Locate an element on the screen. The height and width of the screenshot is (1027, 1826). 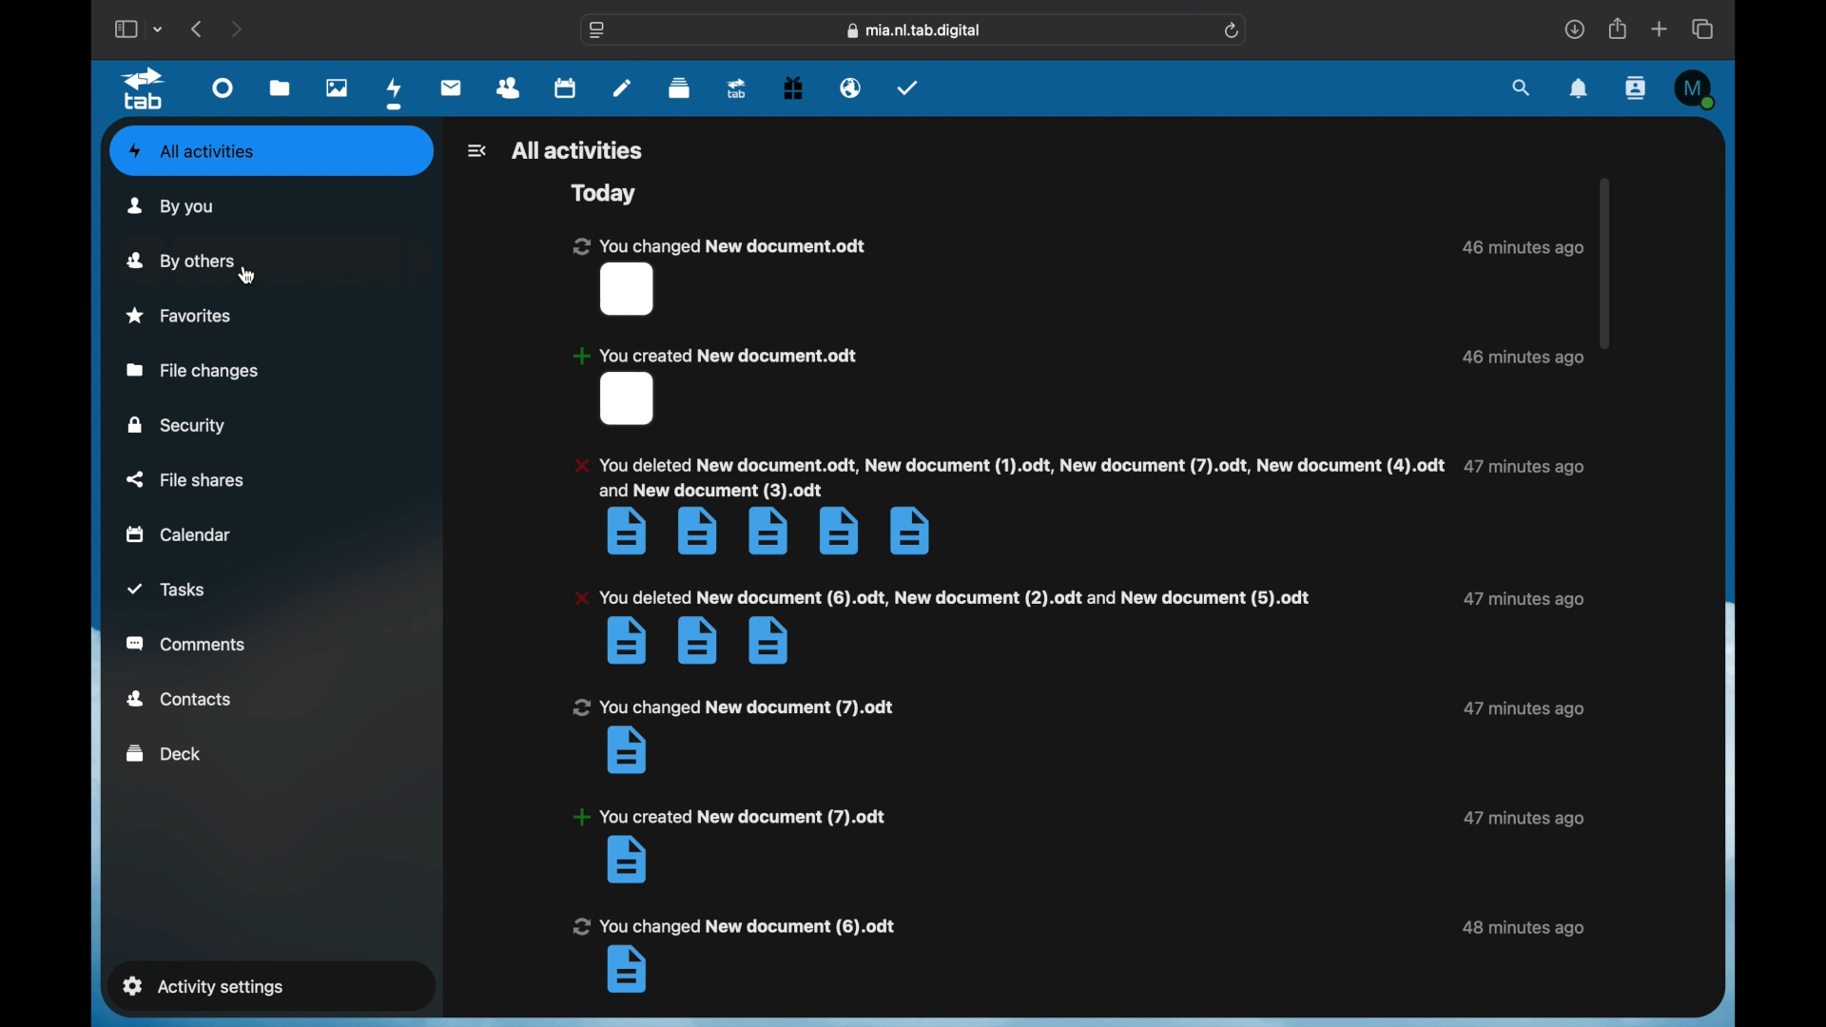
calendar is located at coordinates (564, 89).